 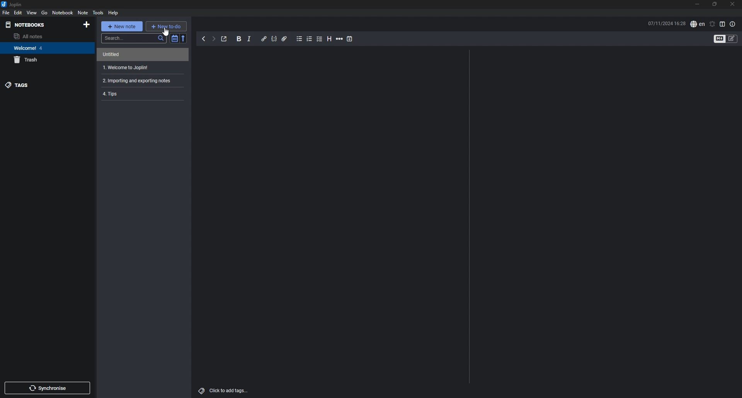 What do you see at coordinates (249, 39) in the screenshot?
I see `italic` at bounding box center [249, 39].